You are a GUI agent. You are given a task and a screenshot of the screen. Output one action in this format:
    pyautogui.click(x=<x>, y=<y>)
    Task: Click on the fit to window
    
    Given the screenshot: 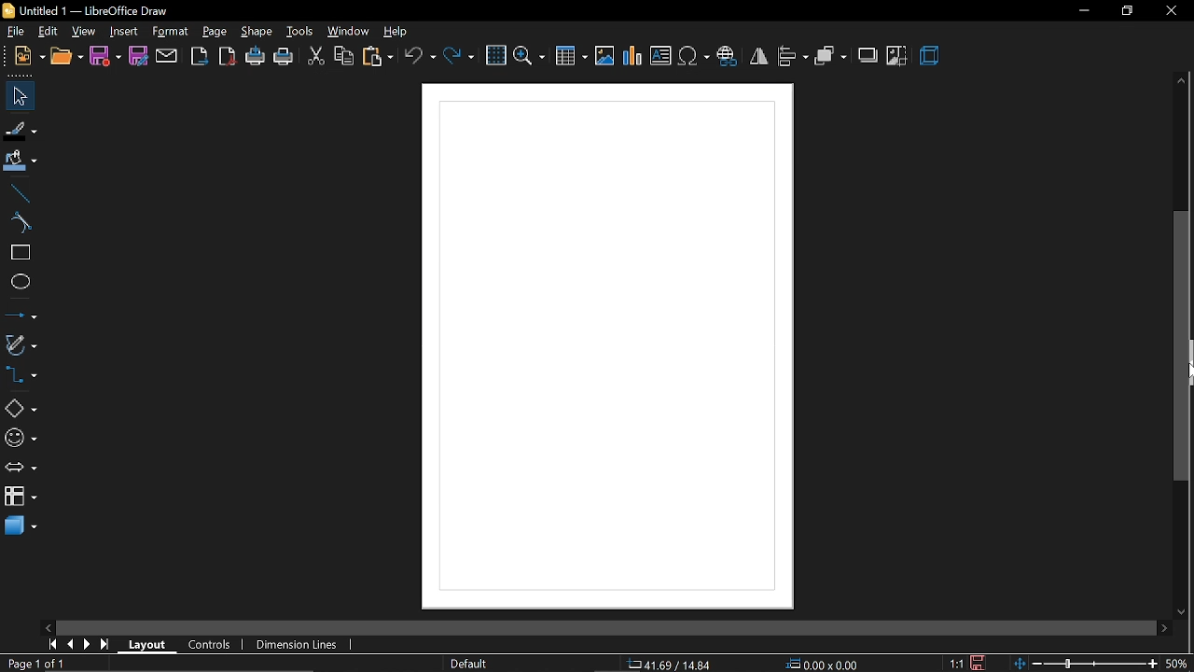 What is the action you would take?
    pyautogui.click(x=1019, y=664)
    